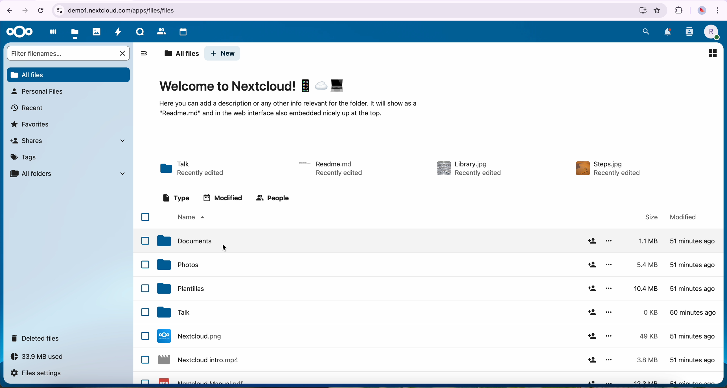  What do you see at coordinates (42, 358) in the screenshot?
I see `33.9 MB used` at bounding box center [42, 358].